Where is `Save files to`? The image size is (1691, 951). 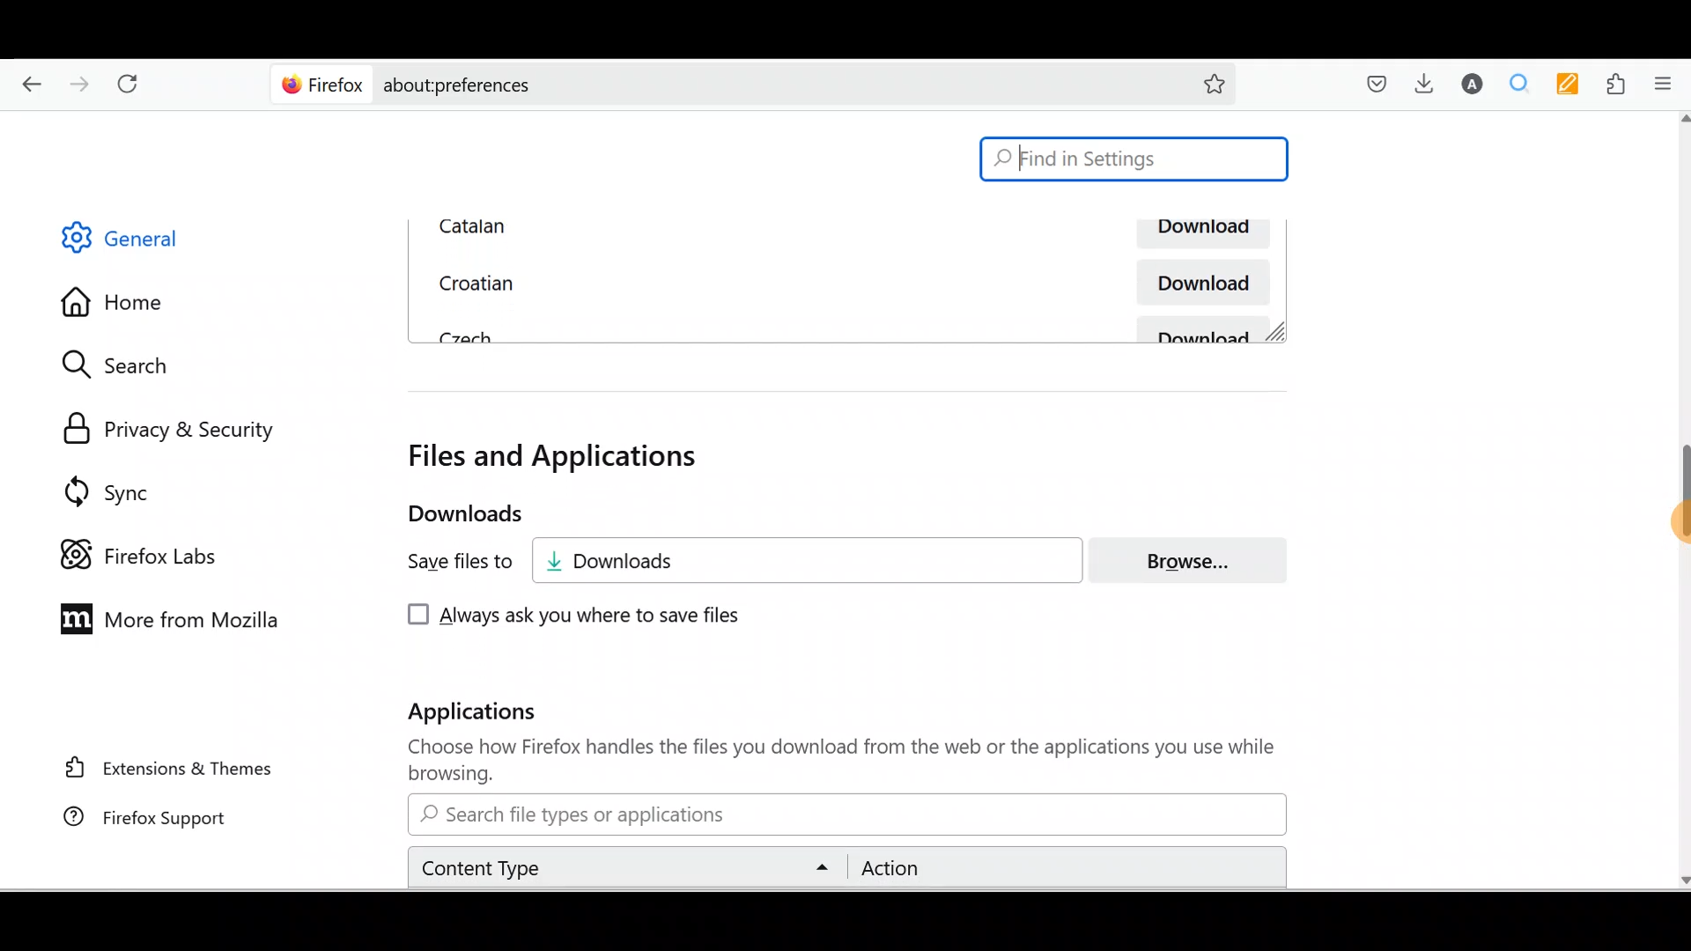
Save files to is located at coordinates (446, 563).